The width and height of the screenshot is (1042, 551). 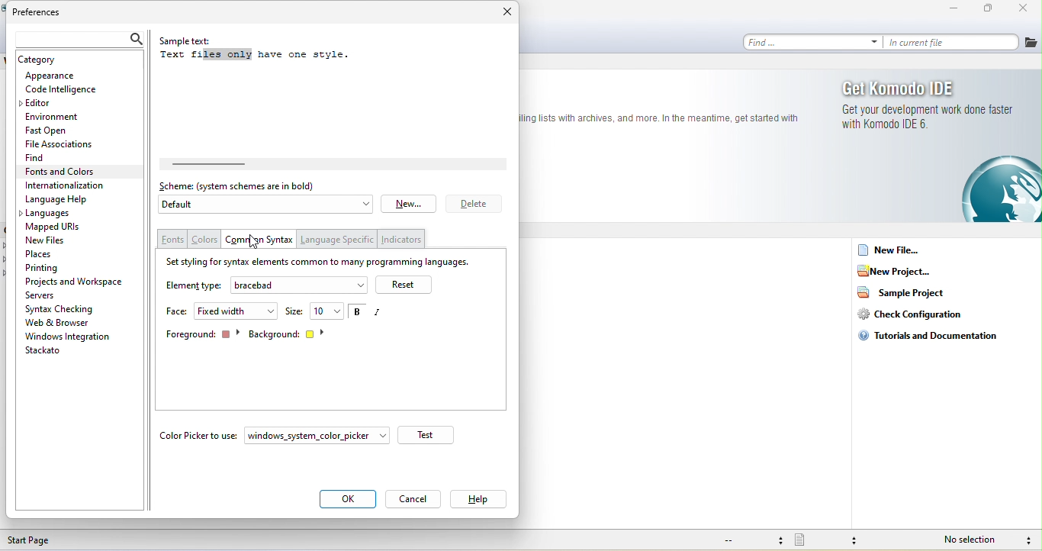 I want to click on appearance, so click(x=66, y=75).